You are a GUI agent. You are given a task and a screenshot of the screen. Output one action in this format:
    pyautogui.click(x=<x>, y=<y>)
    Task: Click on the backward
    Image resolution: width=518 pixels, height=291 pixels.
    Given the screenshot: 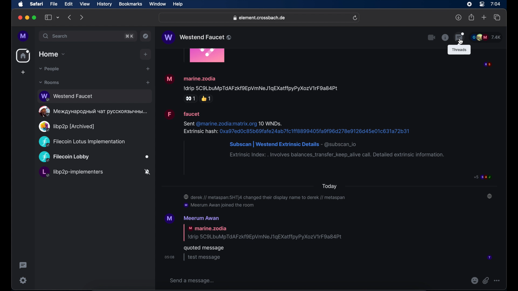 What is the action you would take?
    pyautogui.click(x=70, y=17)
    